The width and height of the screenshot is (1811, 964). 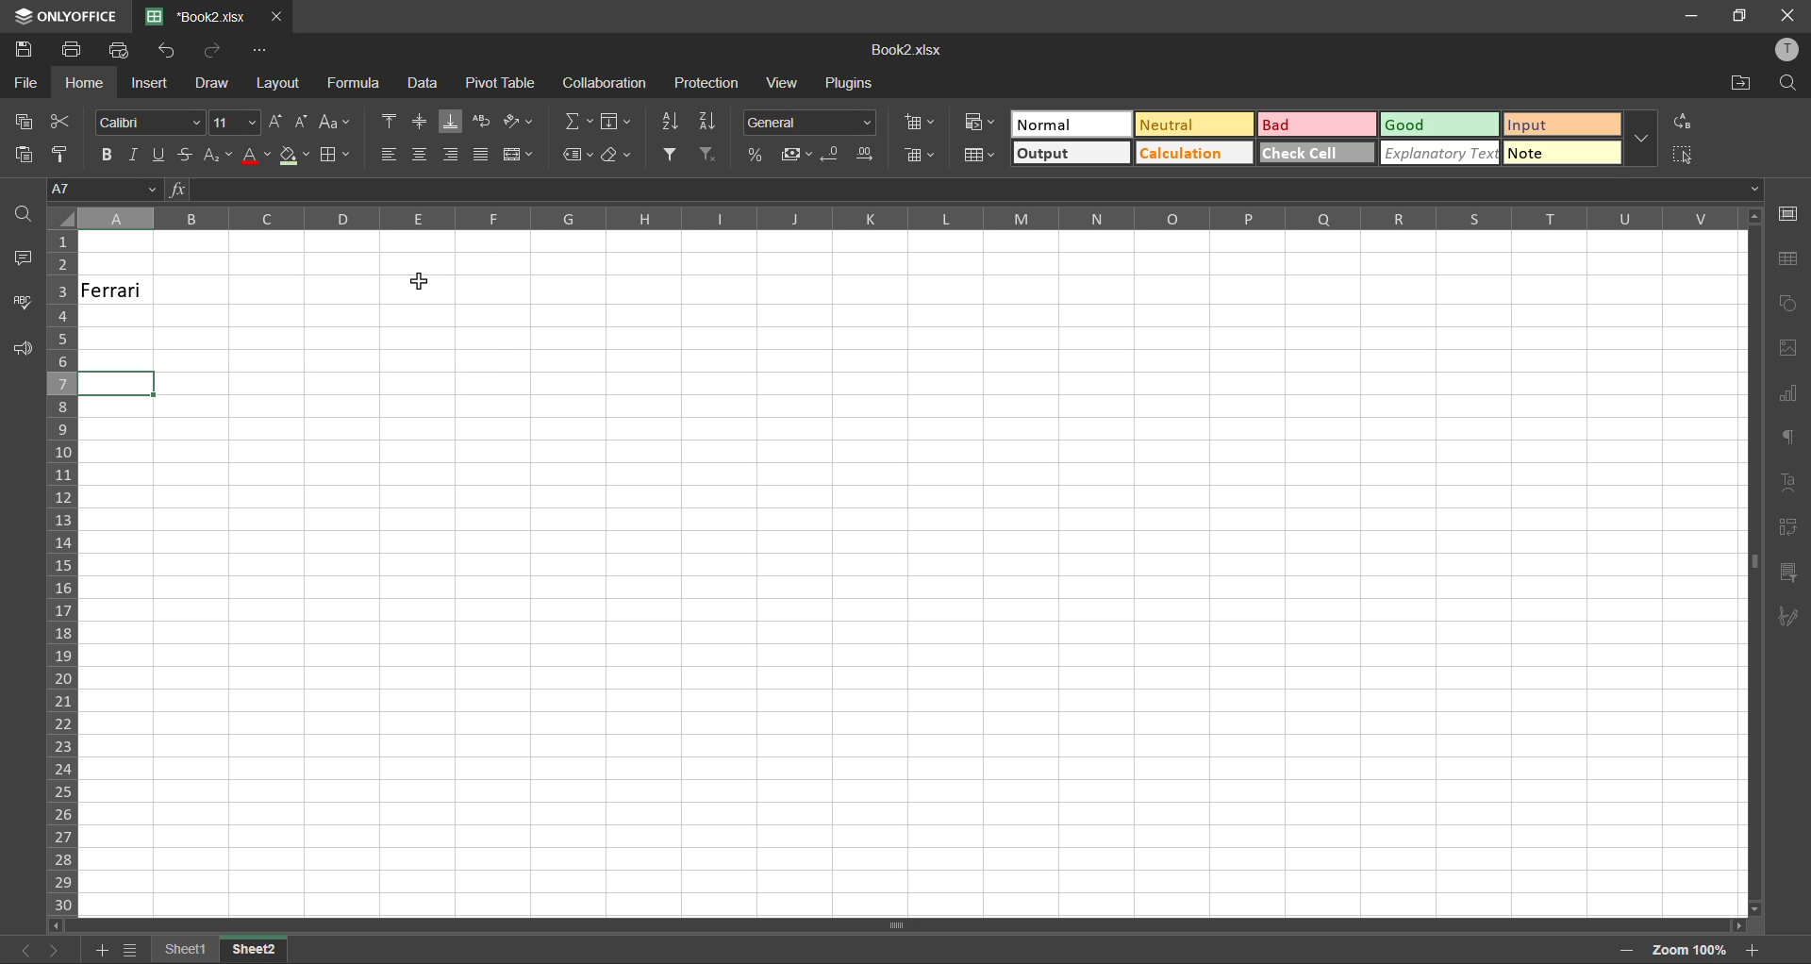 I want to click on column names, so click(x=909, y=220).